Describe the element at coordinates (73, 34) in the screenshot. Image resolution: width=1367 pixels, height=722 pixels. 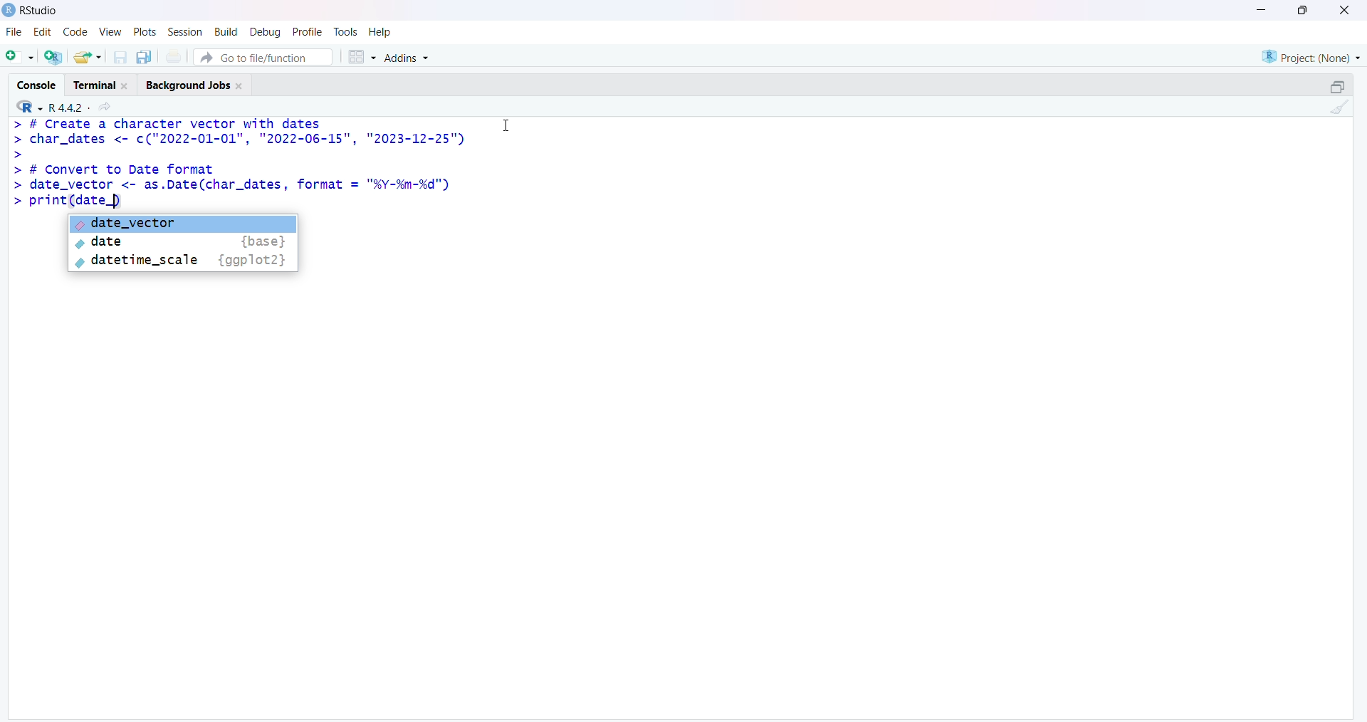
I see `Code` at that location.